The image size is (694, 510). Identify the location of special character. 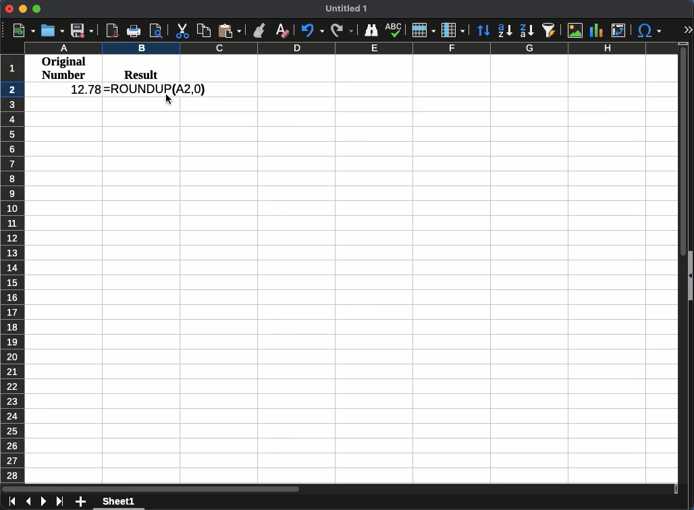
(648, 32).